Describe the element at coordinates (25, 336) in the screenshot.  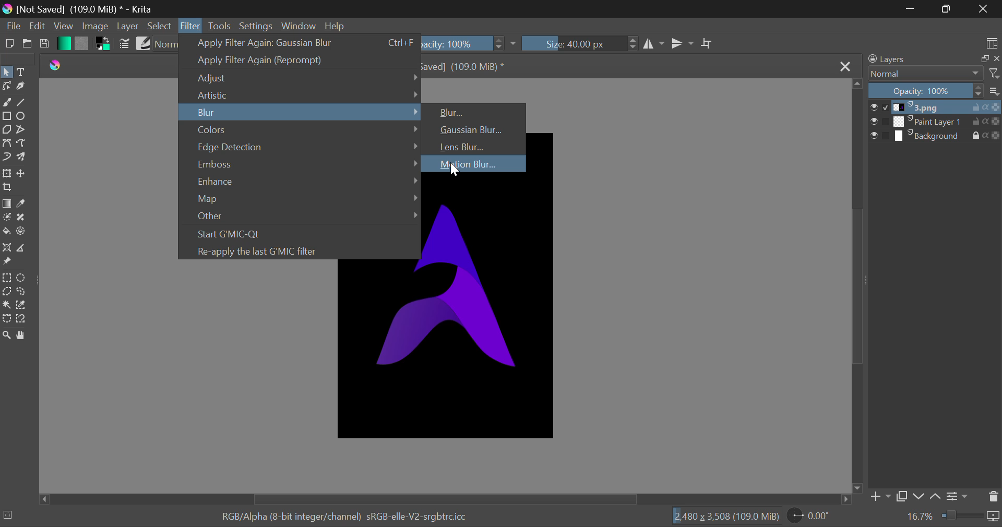
I see `Pan` at that location.